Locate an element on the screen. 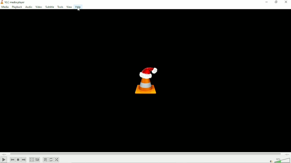 Image resolution: width=291 pixels, height=163 pixels. Help is located at coordinates (78, 7).